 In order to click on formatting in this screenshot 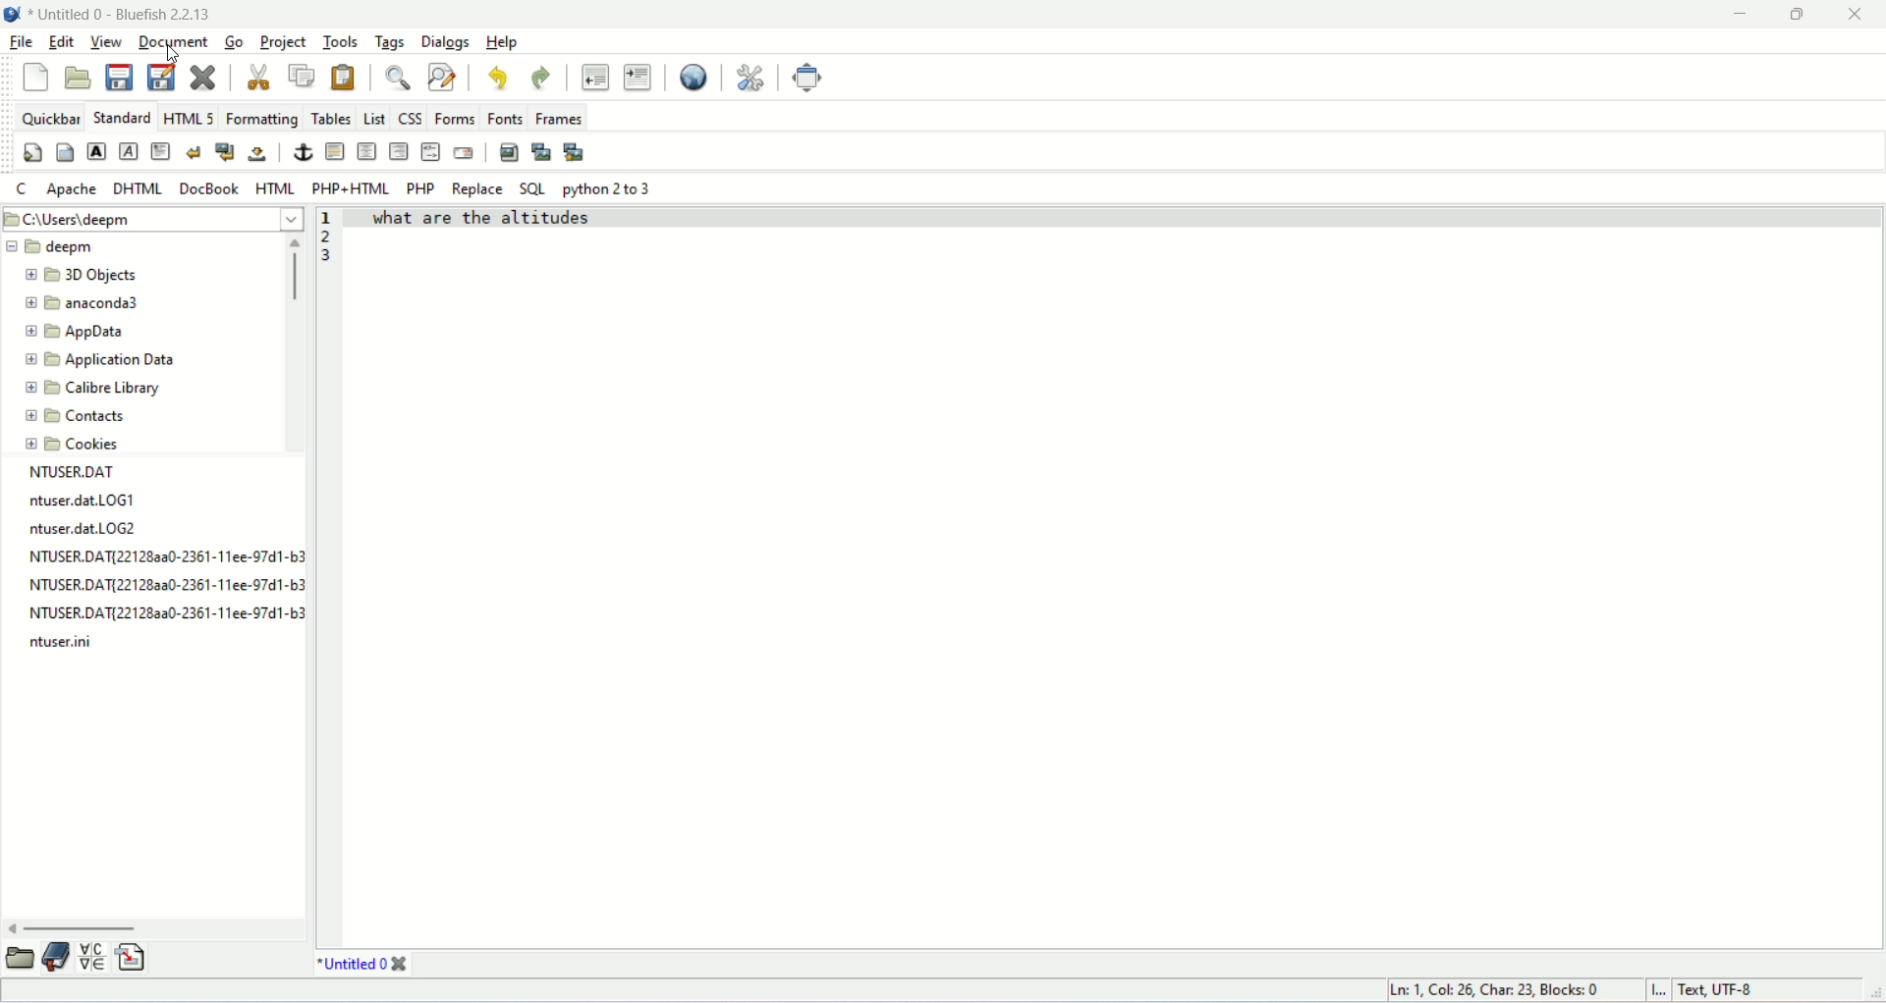, I will do `click(262, 117)`.